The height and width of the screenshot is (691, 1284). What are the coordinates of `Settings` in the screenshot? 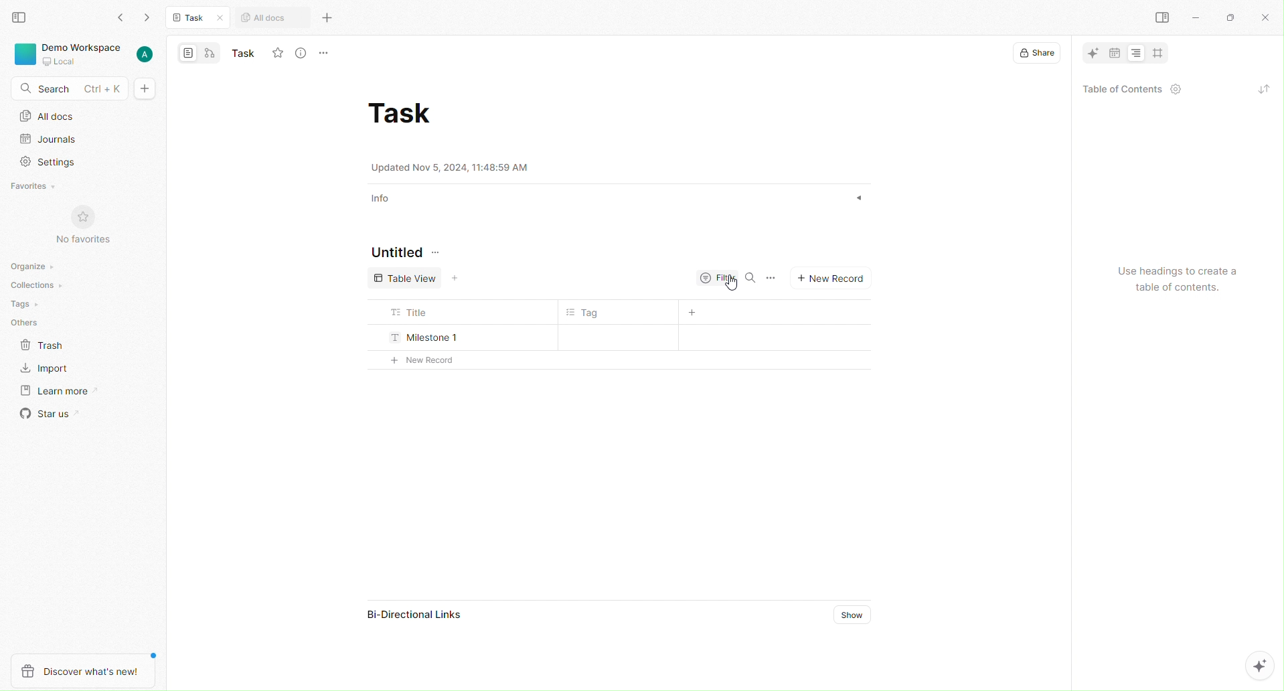 It's located at (54, 162).